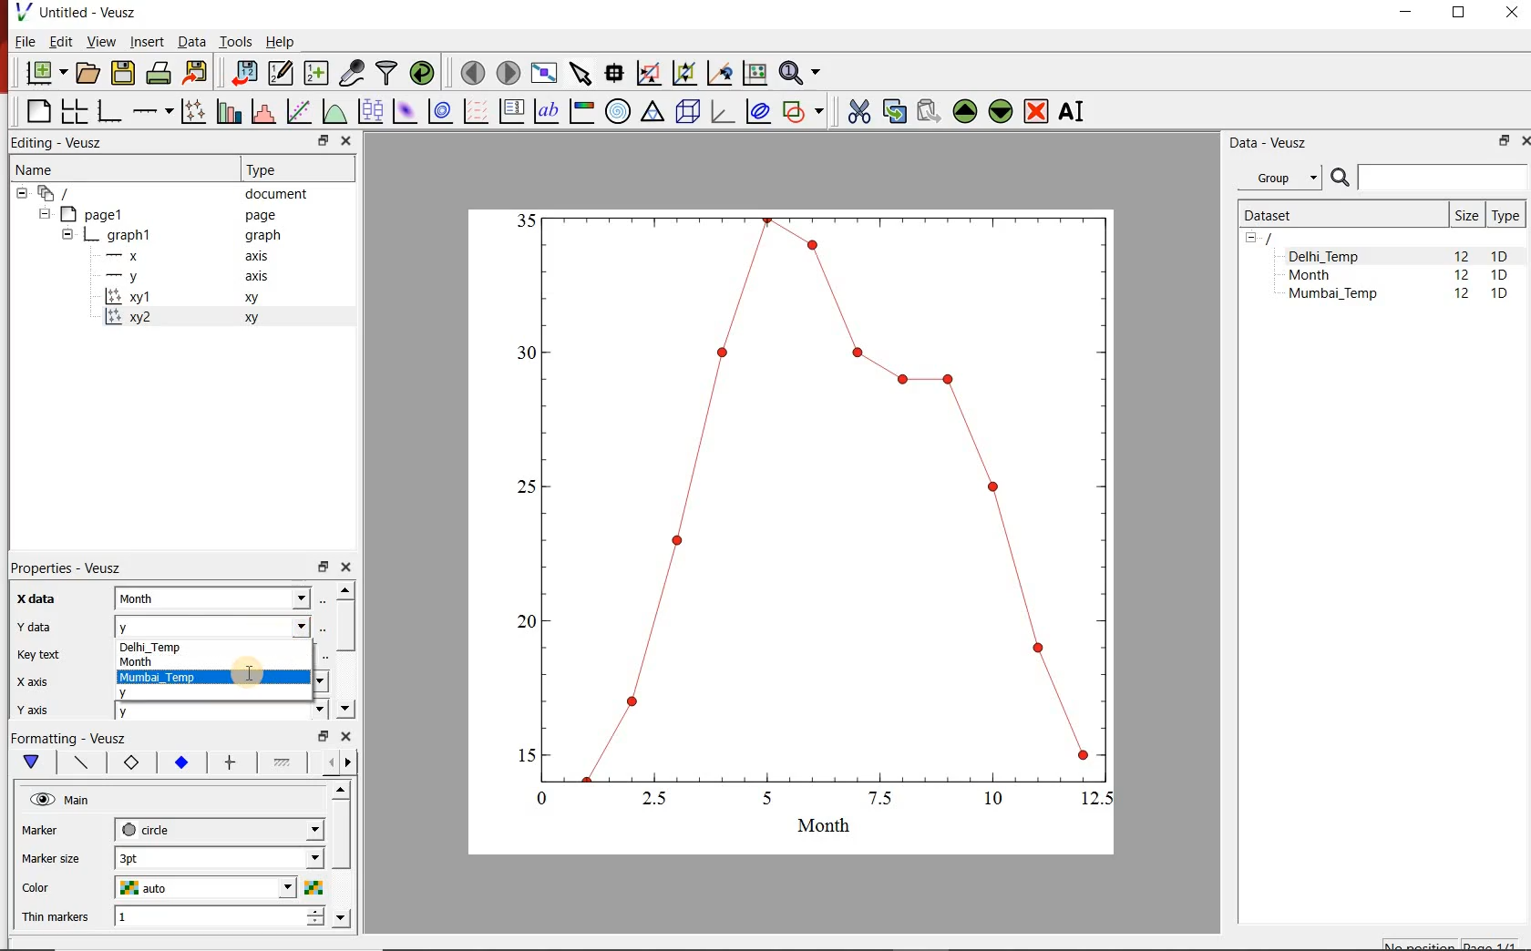  What do you see at coordinates (283, 762) in the screenshot?
I see `Minor ticks` at bounding box center [283, 762].